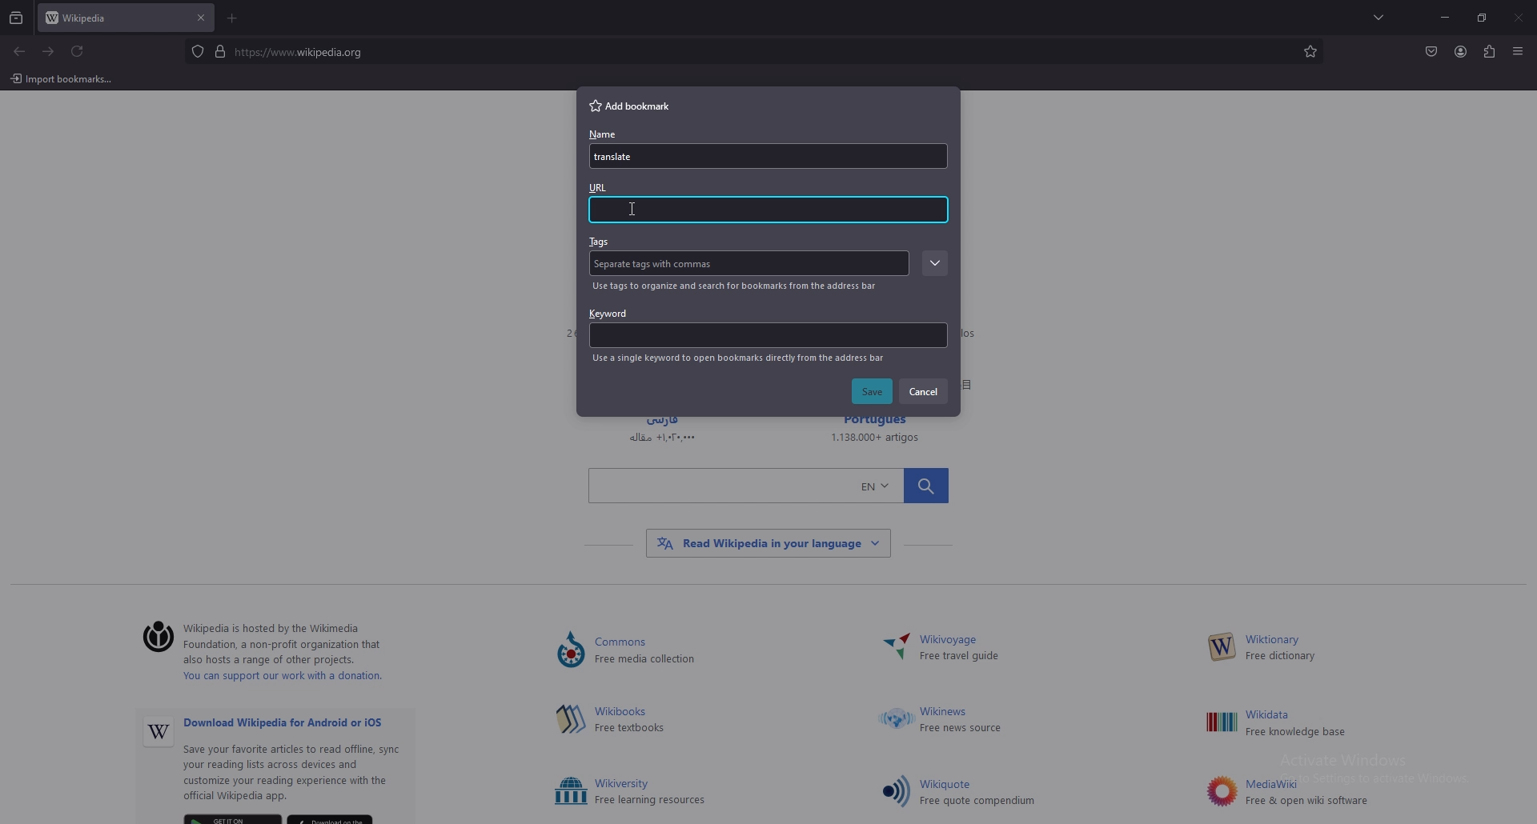 The height and width of the screenshot is (824, 1537). What do you see at coordinates (152, 638) in the screenshot?
I see `©` at bounding box center [152, 638].